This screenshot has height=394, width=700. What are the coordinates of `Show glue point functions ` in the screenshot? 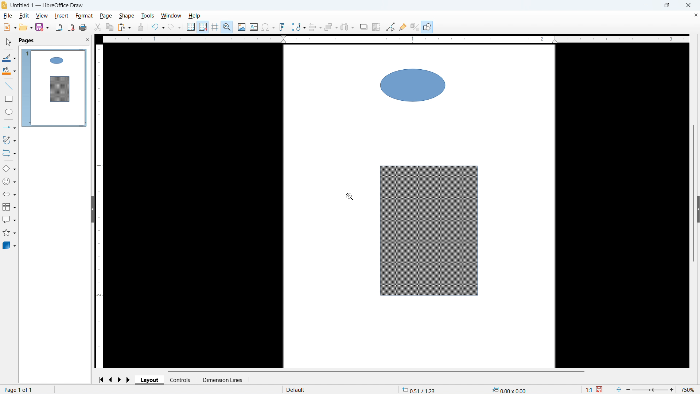 It's located at (403, 27).